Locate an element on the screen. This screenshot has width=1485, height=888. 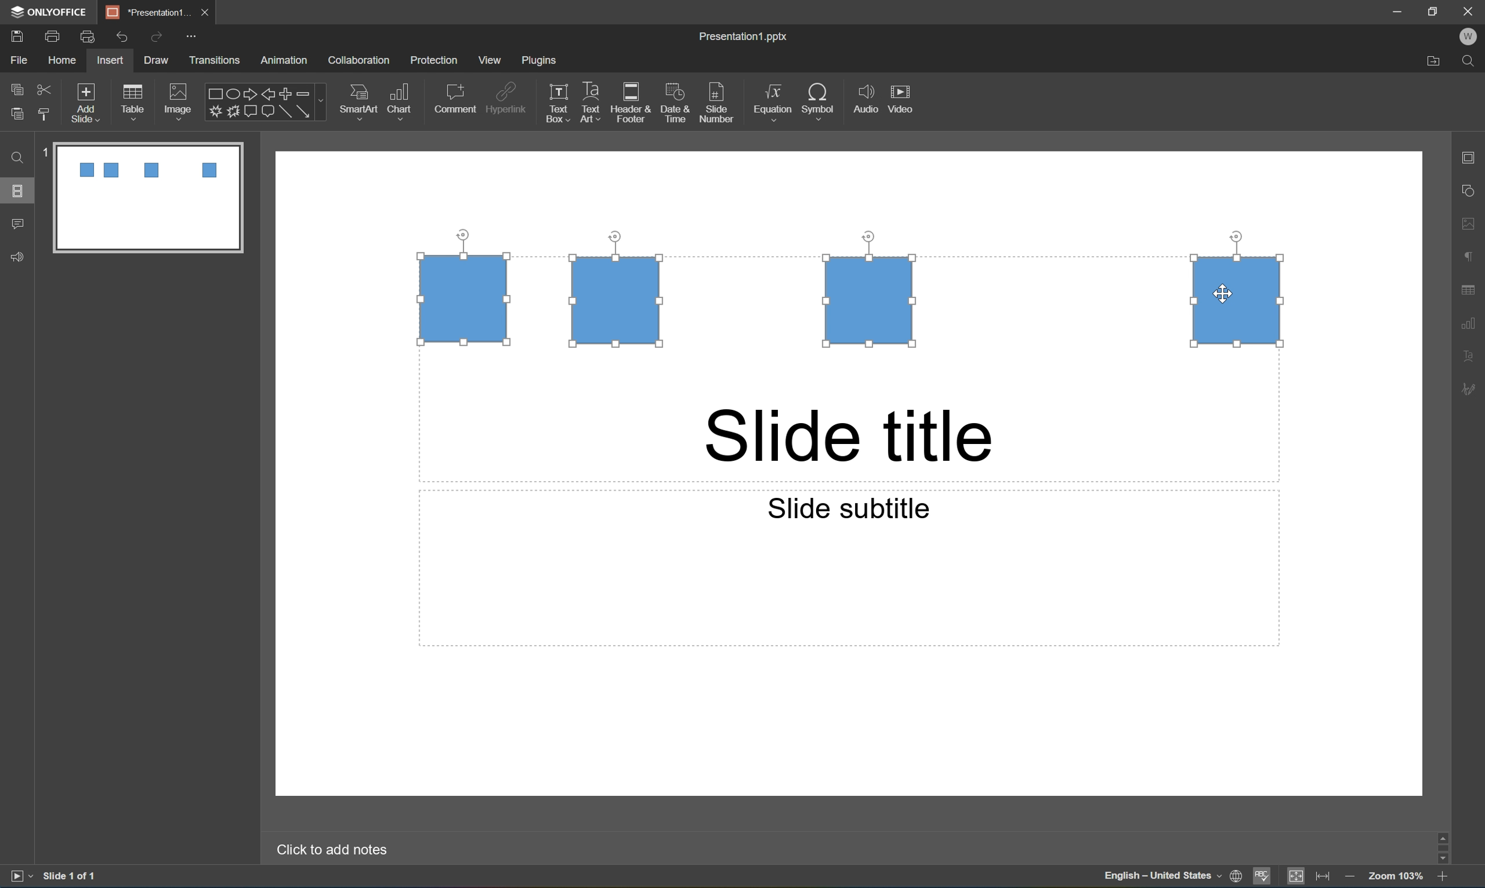
Redo is located at coordinates (157, 38).